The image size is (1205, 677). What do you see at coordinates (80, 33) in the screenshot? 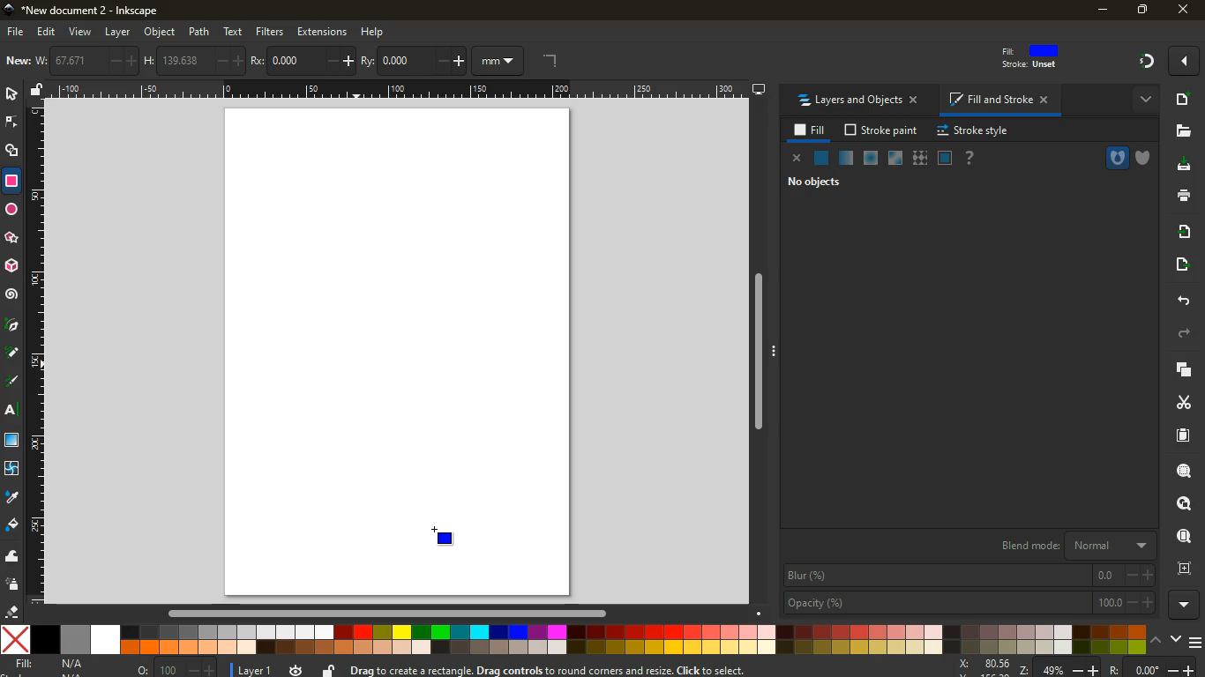
I see `view` at bounding box center [80, 33].